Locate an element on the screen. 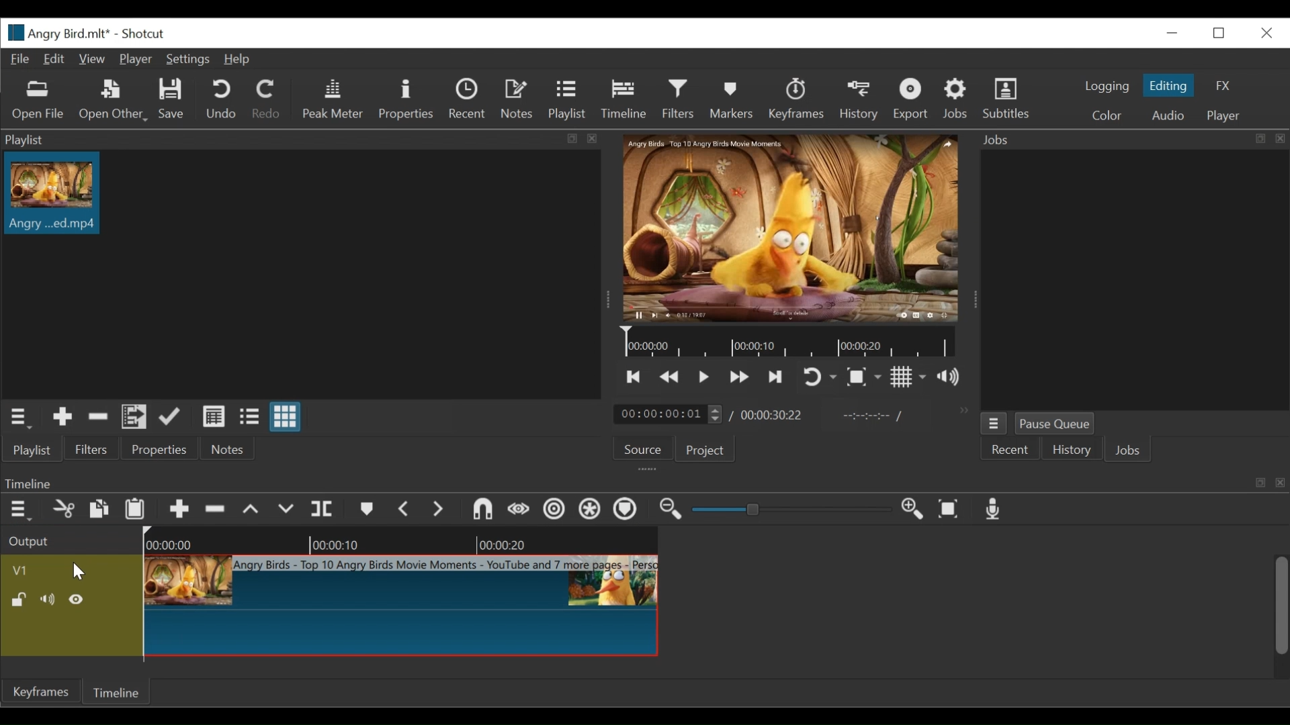 This screenshot has height=725, width=1290. logging is located at coordinates (1108, 87).